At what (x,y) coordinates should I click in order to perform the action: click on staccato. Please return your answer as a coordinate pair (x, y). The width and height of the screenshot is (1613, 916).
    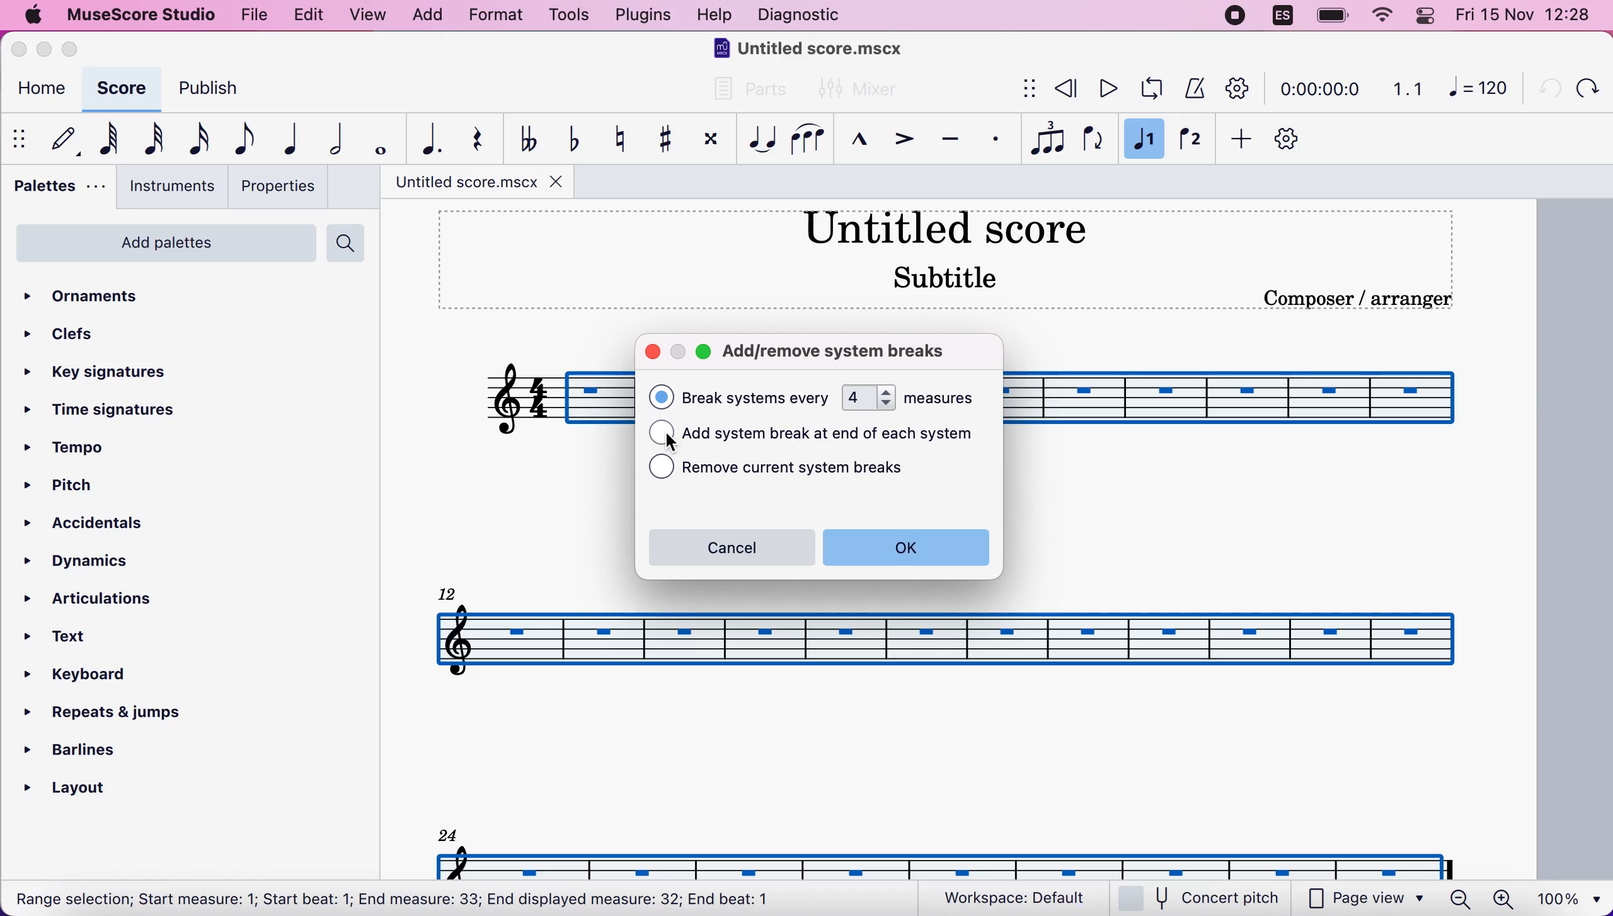
    Looking at the image, I should click on (996, 139).